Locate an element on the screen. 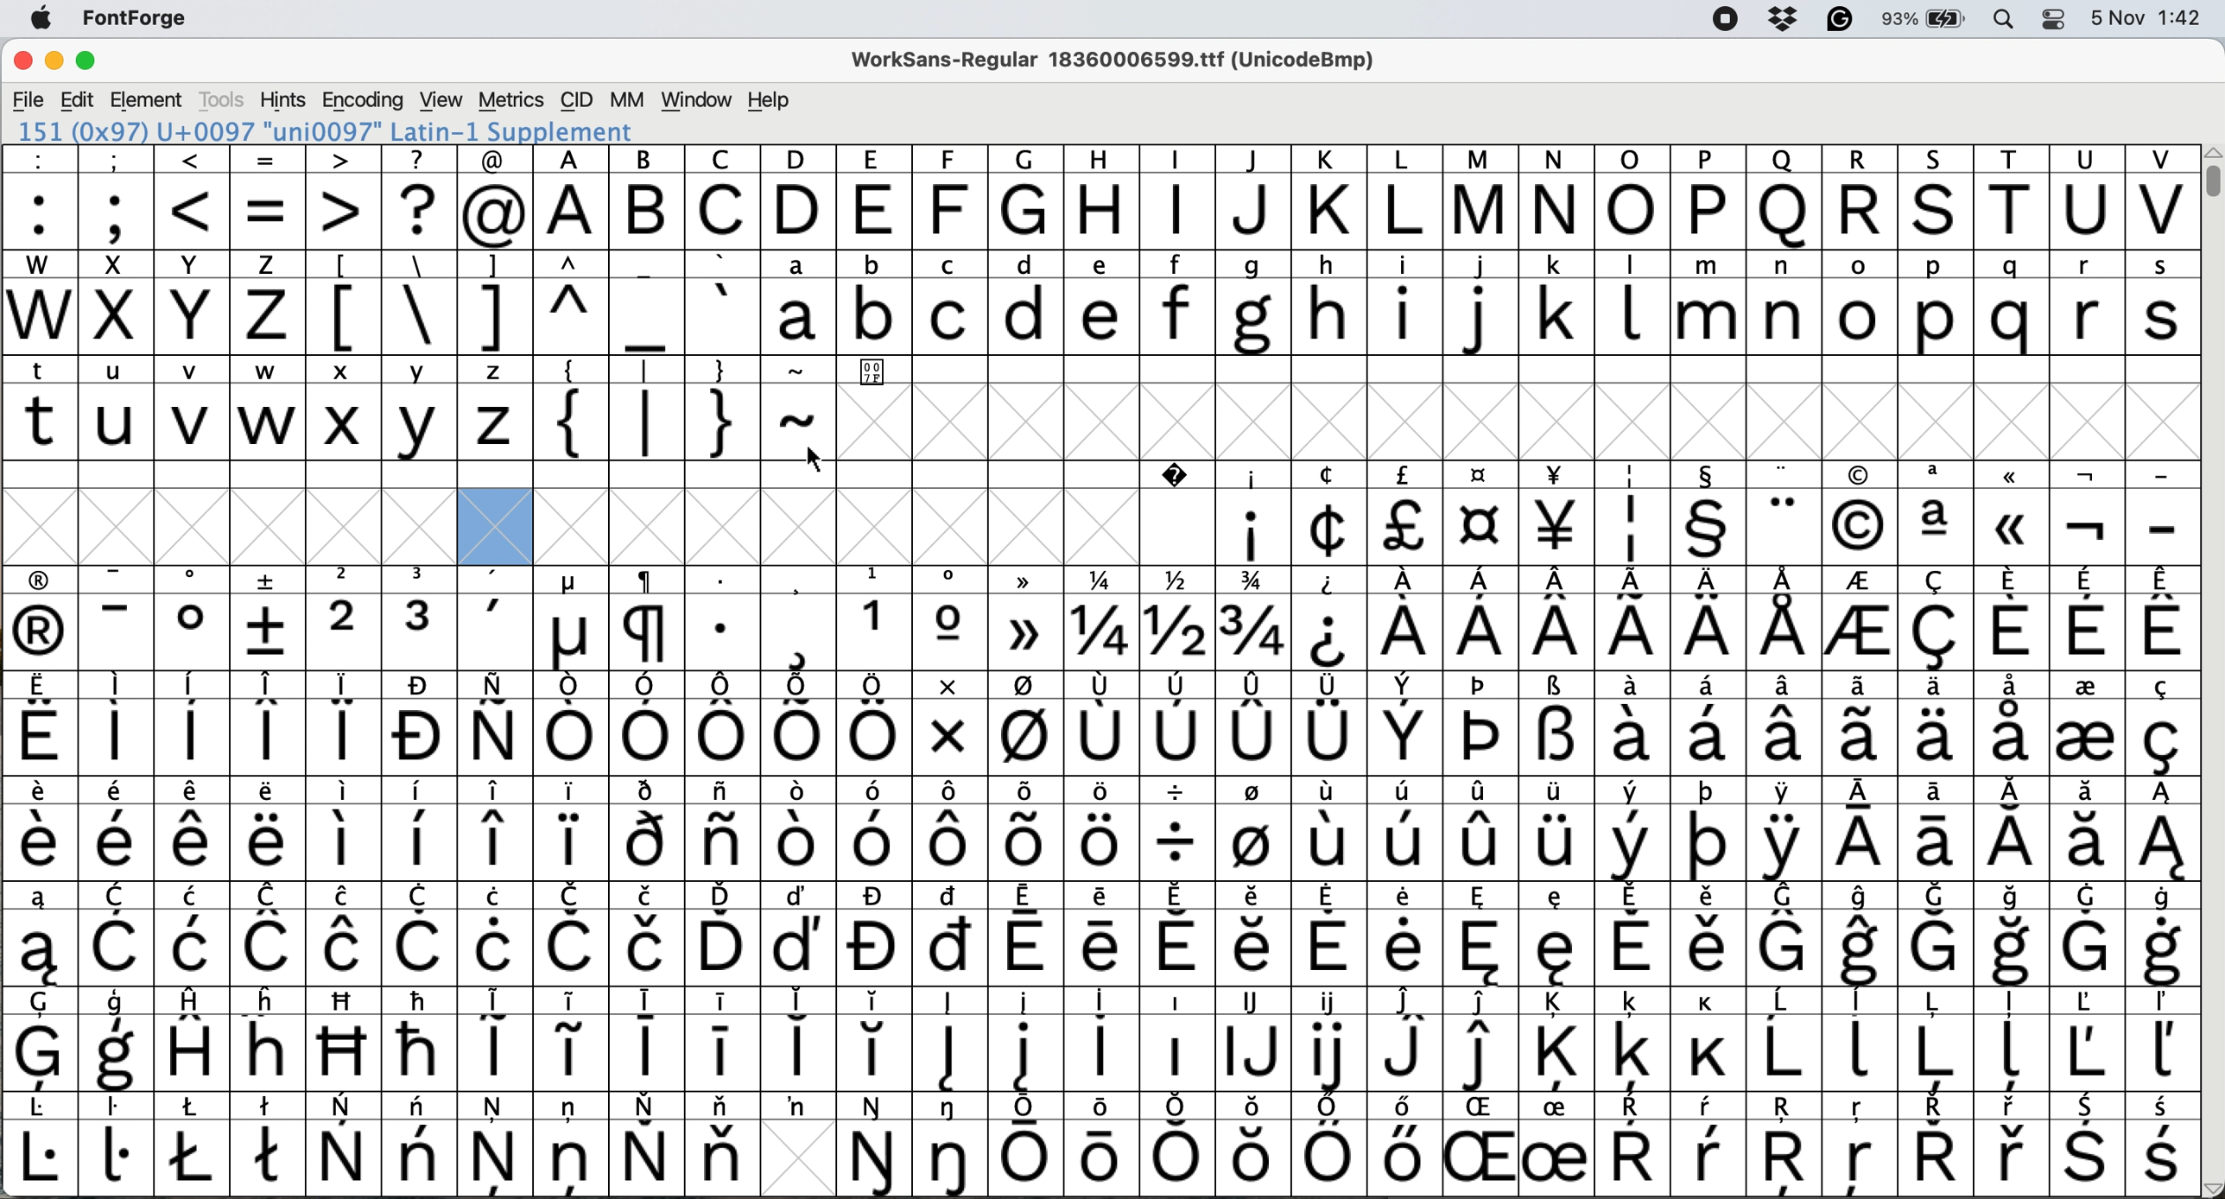 This screenshot has width=2225, height=1199. window is located at coordinates (693, 101).